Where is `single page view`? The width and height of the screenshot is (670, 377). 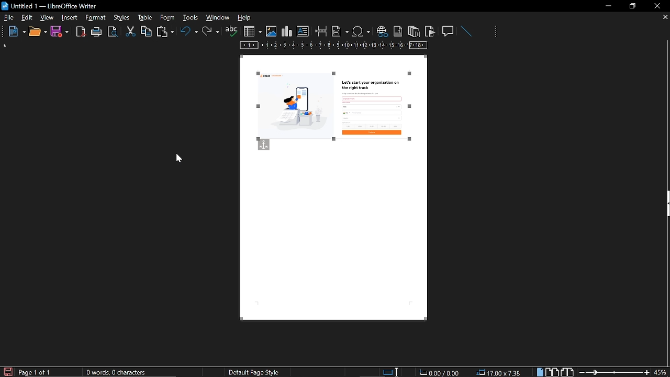 single page view is located at coordinates (541, 372).